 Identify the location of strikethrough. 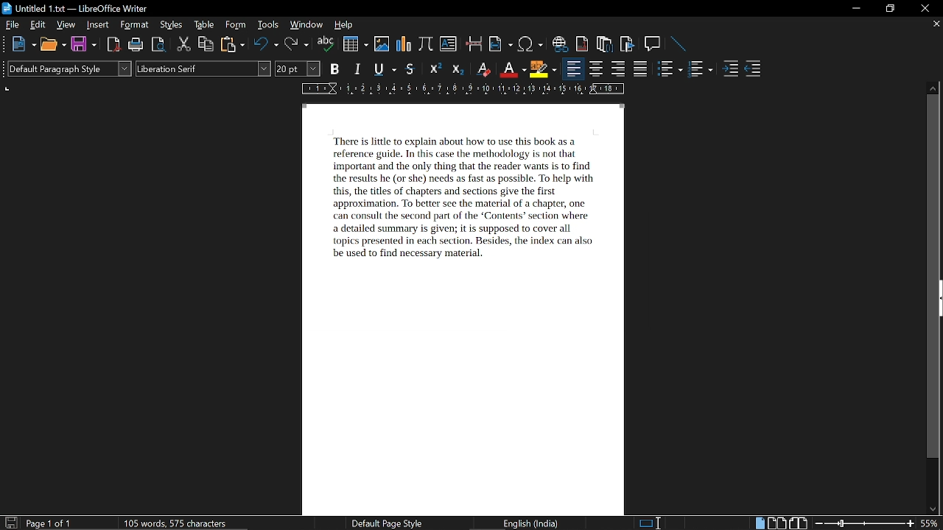
(410, 69).